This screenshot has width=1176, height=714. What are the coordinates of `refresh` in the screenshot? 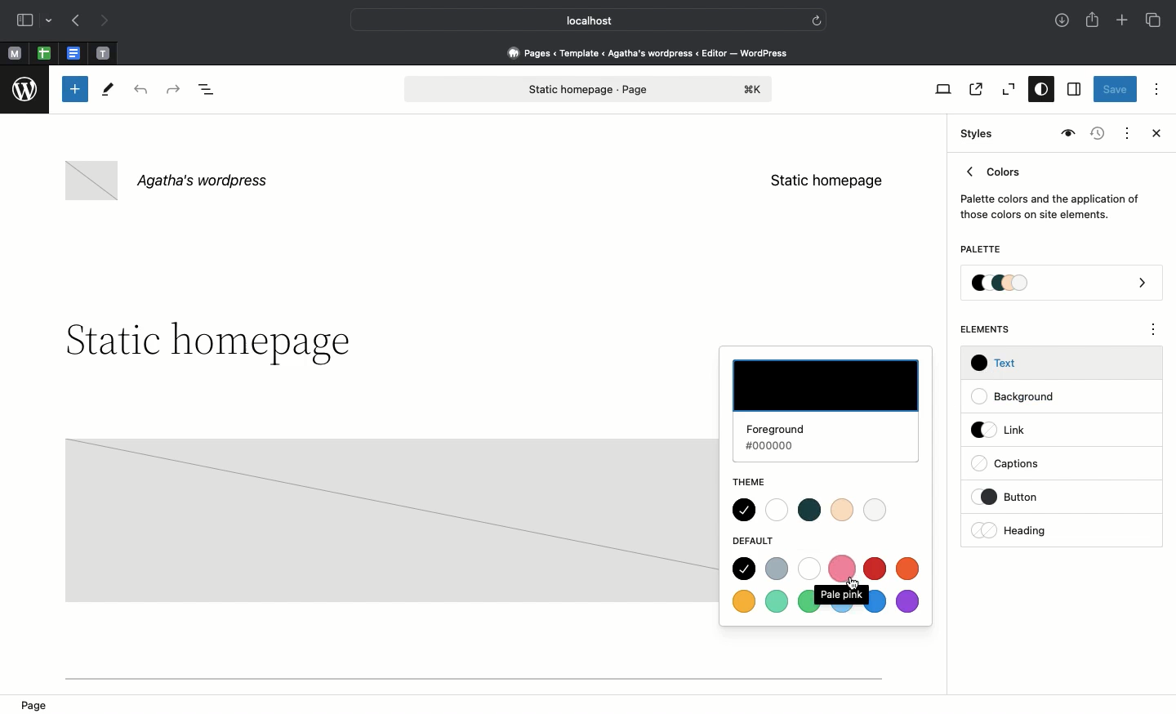 It's located at (817, 19).